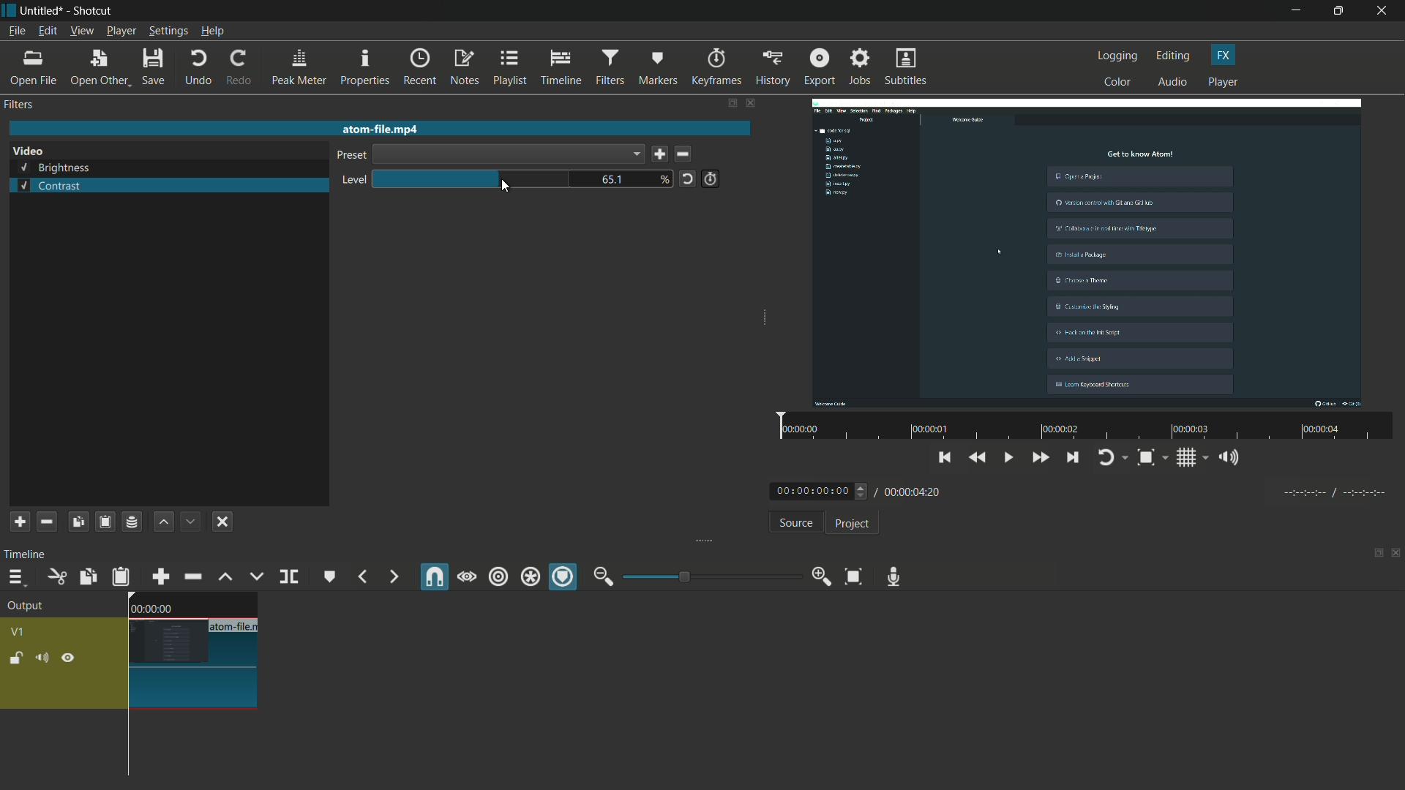 The width and height of the screenshot is (1405, 790). I want to click on skip to the previous point, so click(945, 456).